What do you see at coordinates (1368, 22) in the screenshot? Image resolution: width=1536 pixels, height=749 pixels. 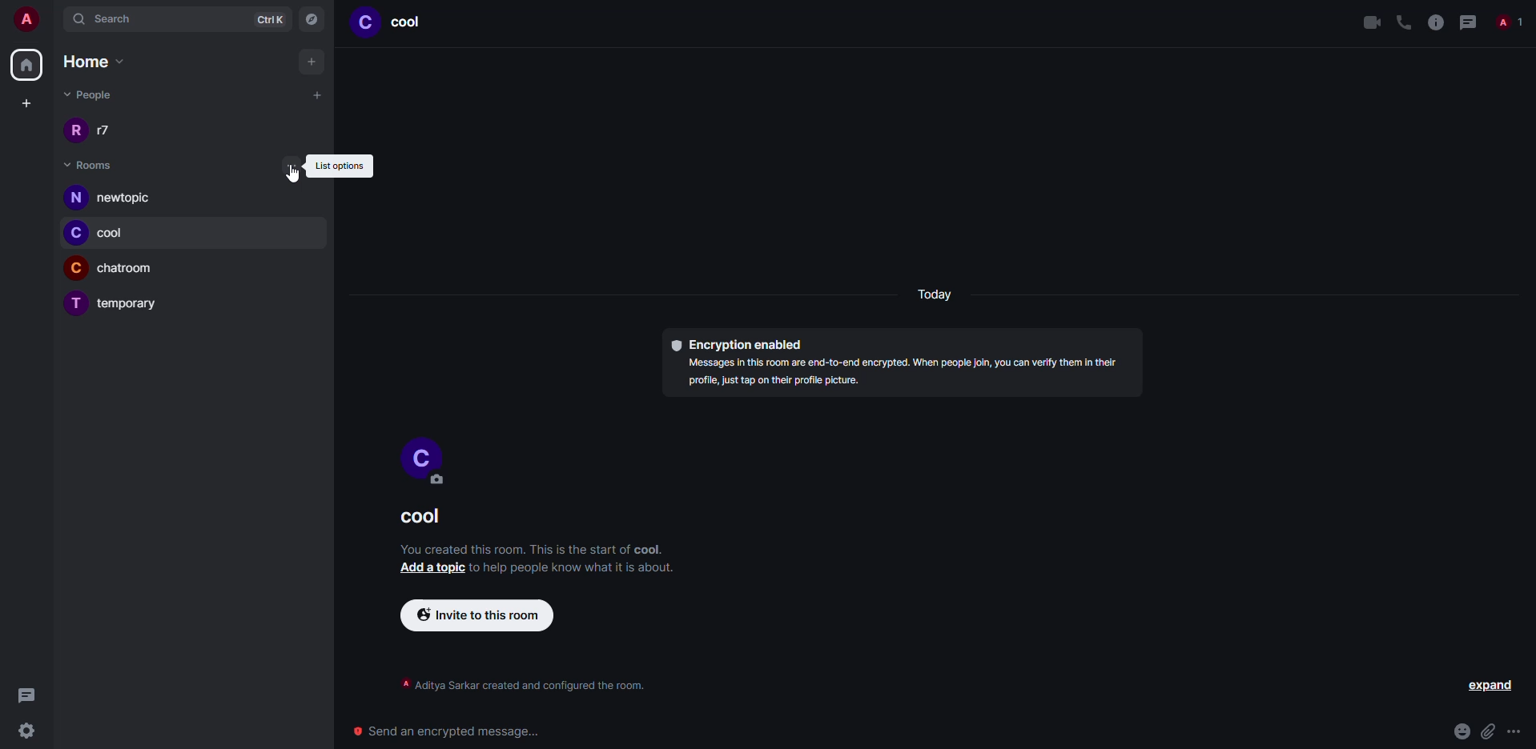 I see `video call` at bounding box center [1368, 22].